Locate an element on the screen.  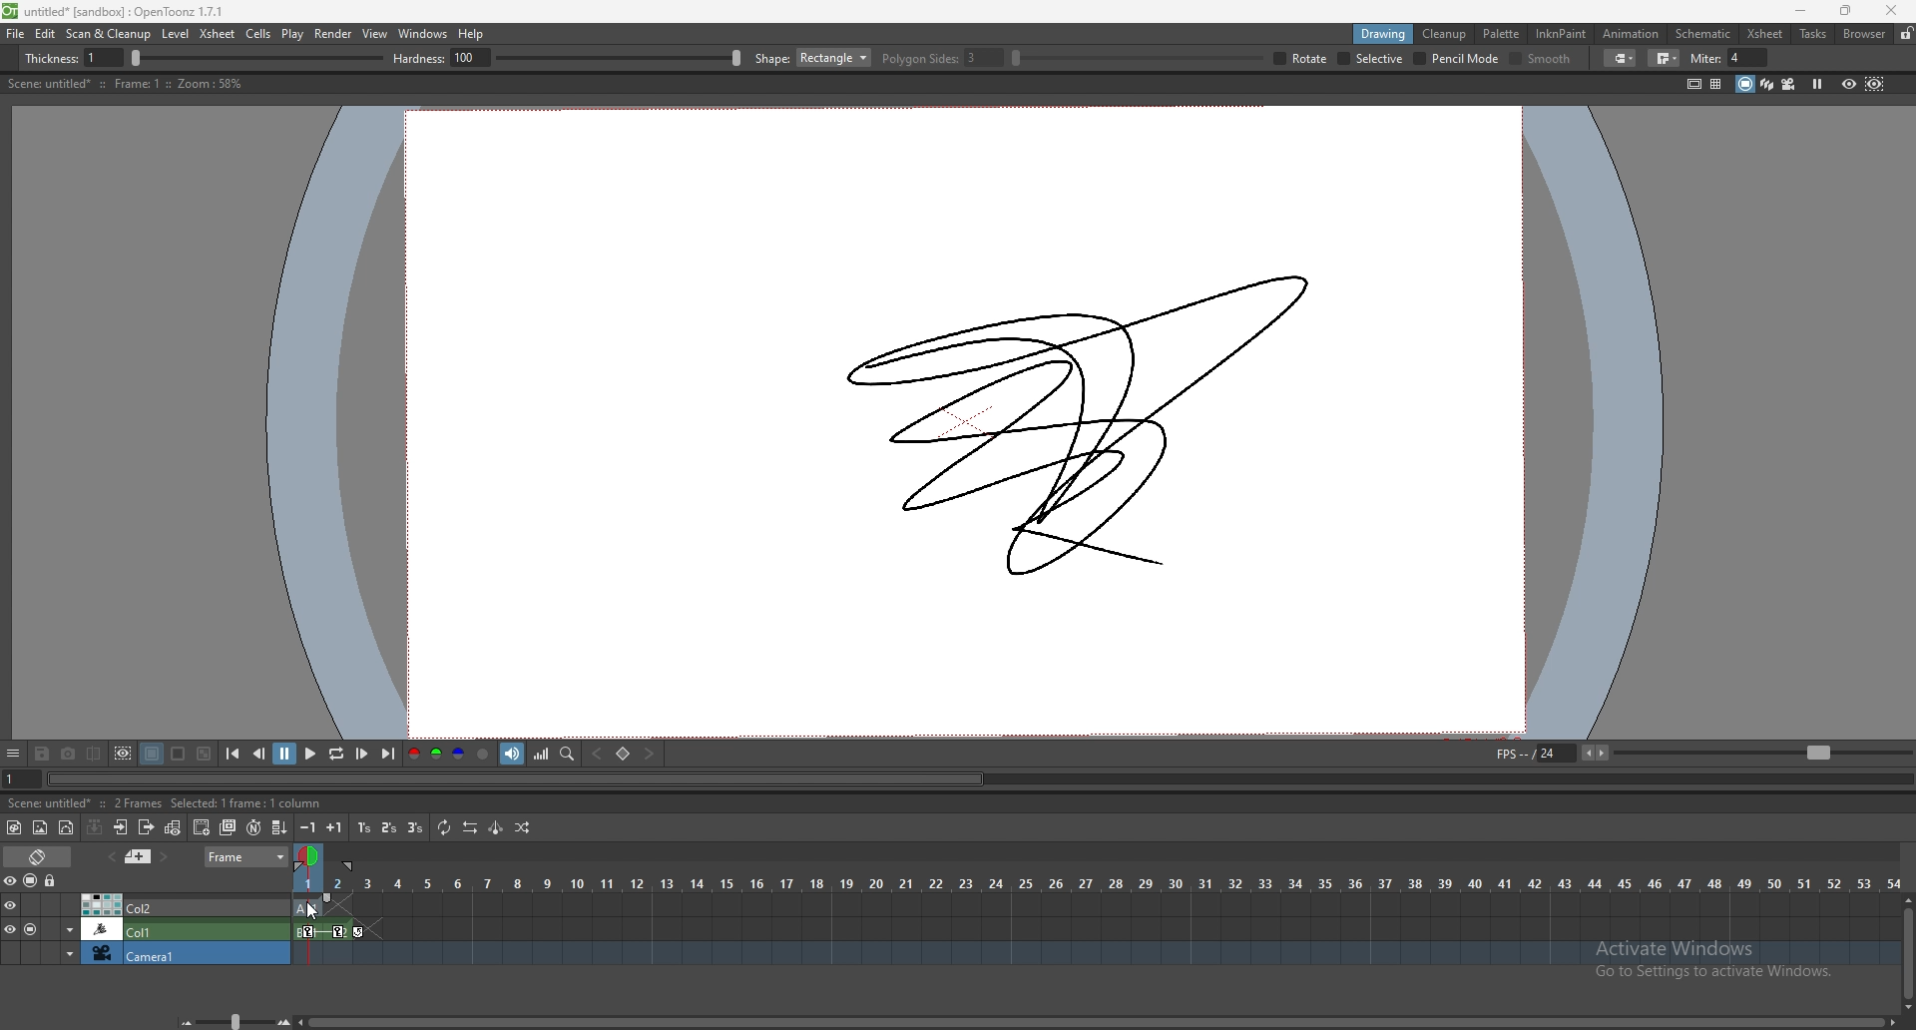
camera stand view is located at coordinates (1743, 84).